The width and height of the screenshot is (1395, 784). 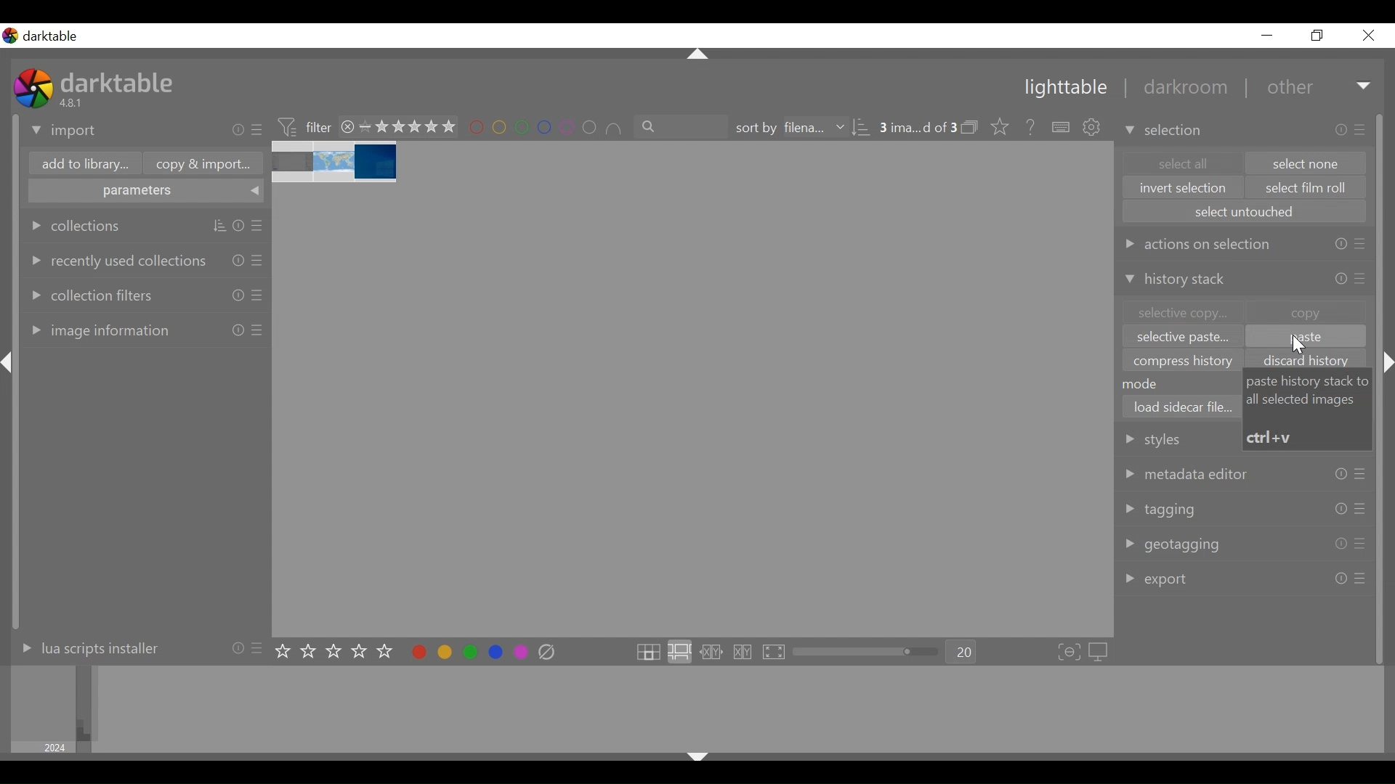 I want to click on load sidebar file, so click(x=1182, y=407).